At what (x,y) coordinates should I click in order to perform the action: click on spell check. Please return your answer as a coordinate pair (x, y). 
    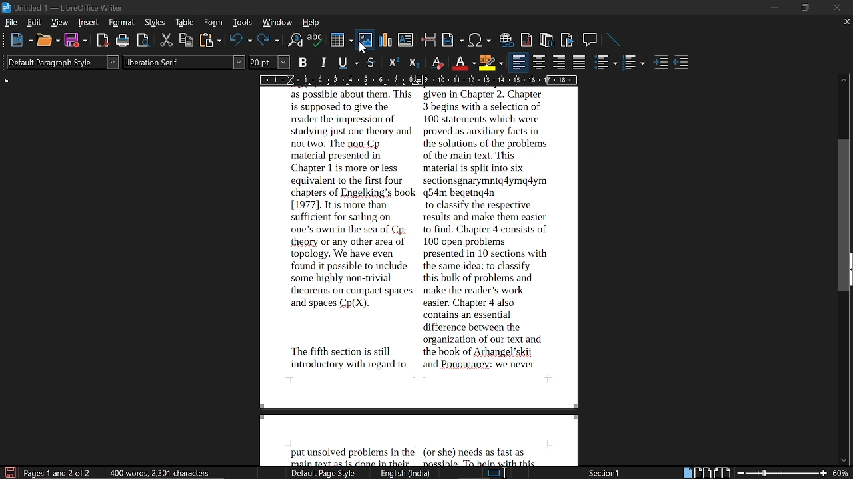
    Looking at the image, I should click on (315, 40).